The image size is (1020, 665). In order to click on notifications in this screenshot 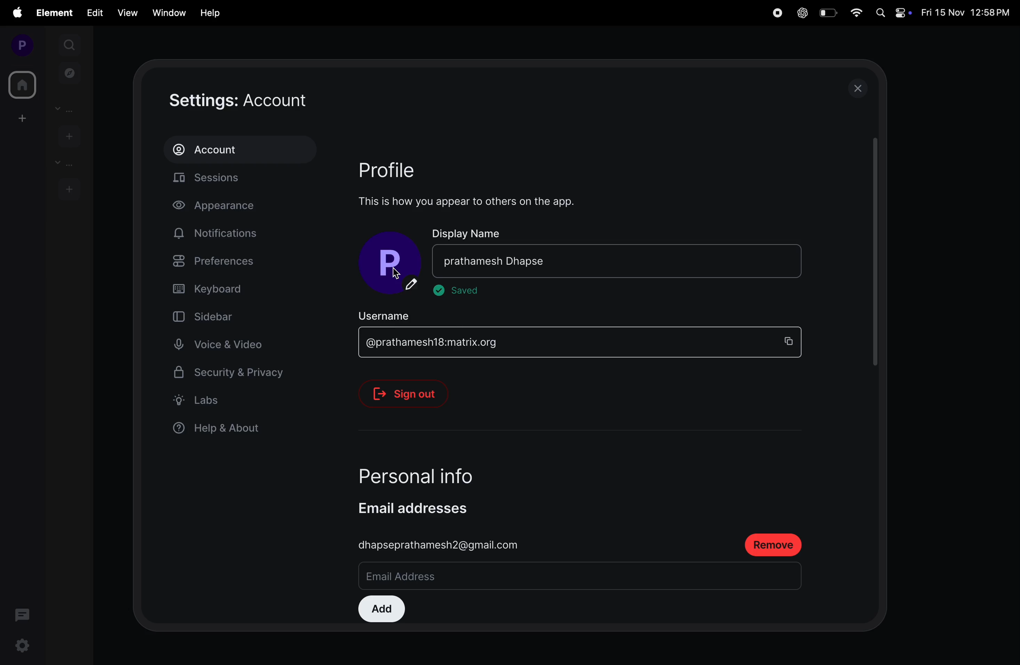, I will do `click(219, 234)`.